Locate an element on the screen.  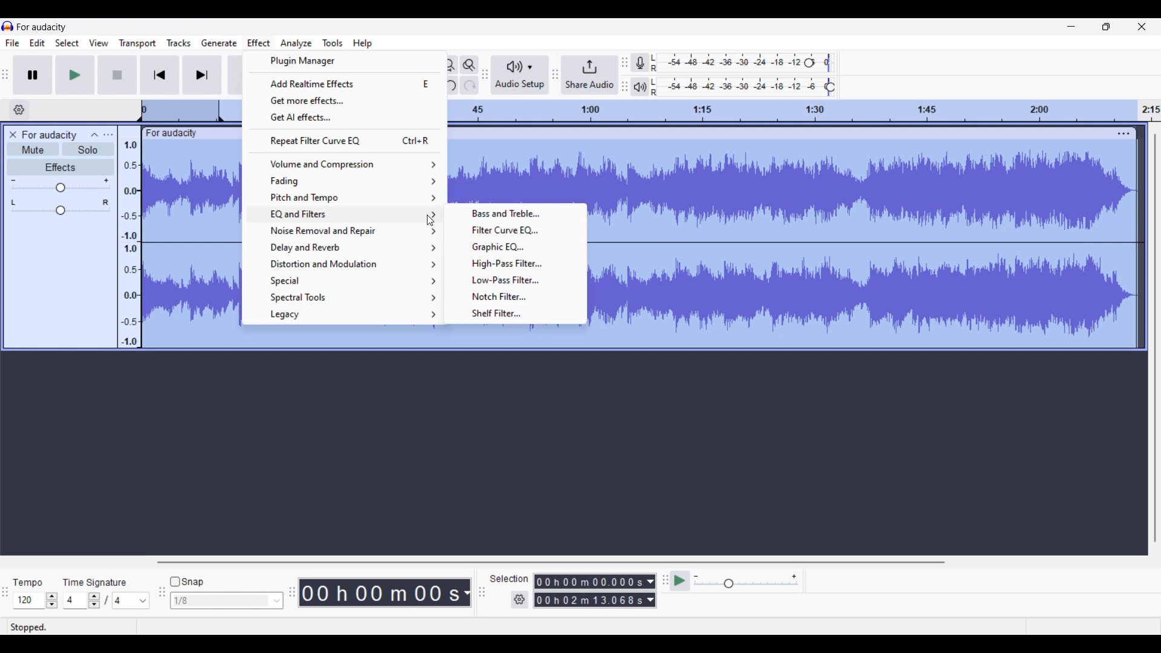
Close interface is located at coordinates (1142, 27).